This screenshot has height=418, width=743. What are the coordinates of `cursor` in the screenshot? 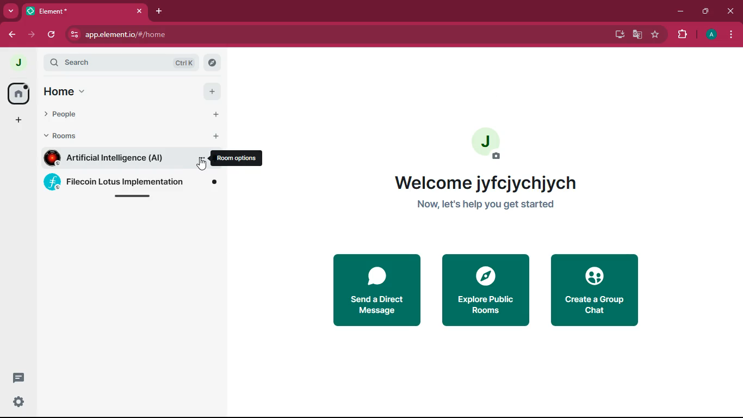 It's located at (203, 163).